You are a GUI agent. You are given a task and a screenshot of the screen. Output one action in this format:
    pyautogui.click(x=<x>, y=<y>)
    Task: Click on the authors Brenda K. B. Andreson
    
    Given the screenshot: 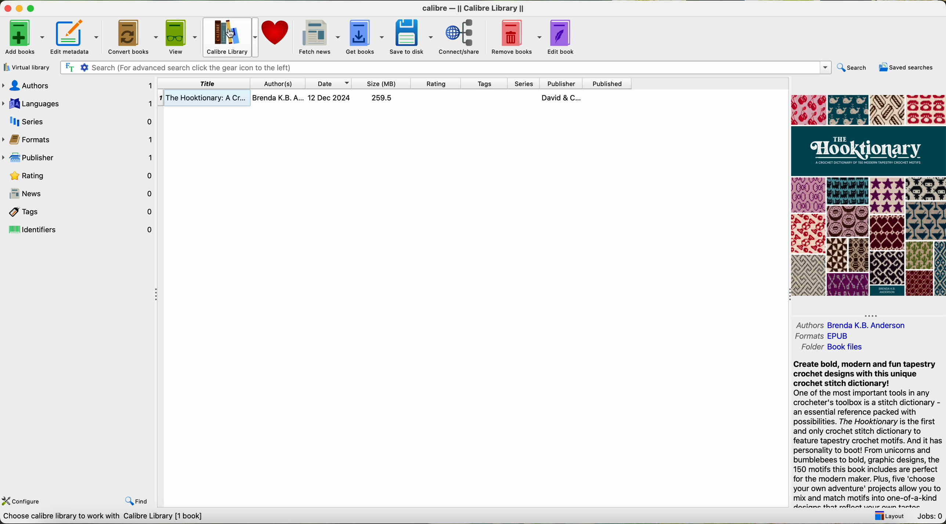 What is the action you would take?
    pyautogui.click(x=850, y=325)
    